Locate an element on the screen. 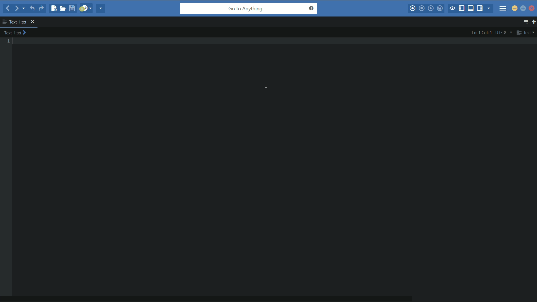  new file is located at coordinates (54, 9).